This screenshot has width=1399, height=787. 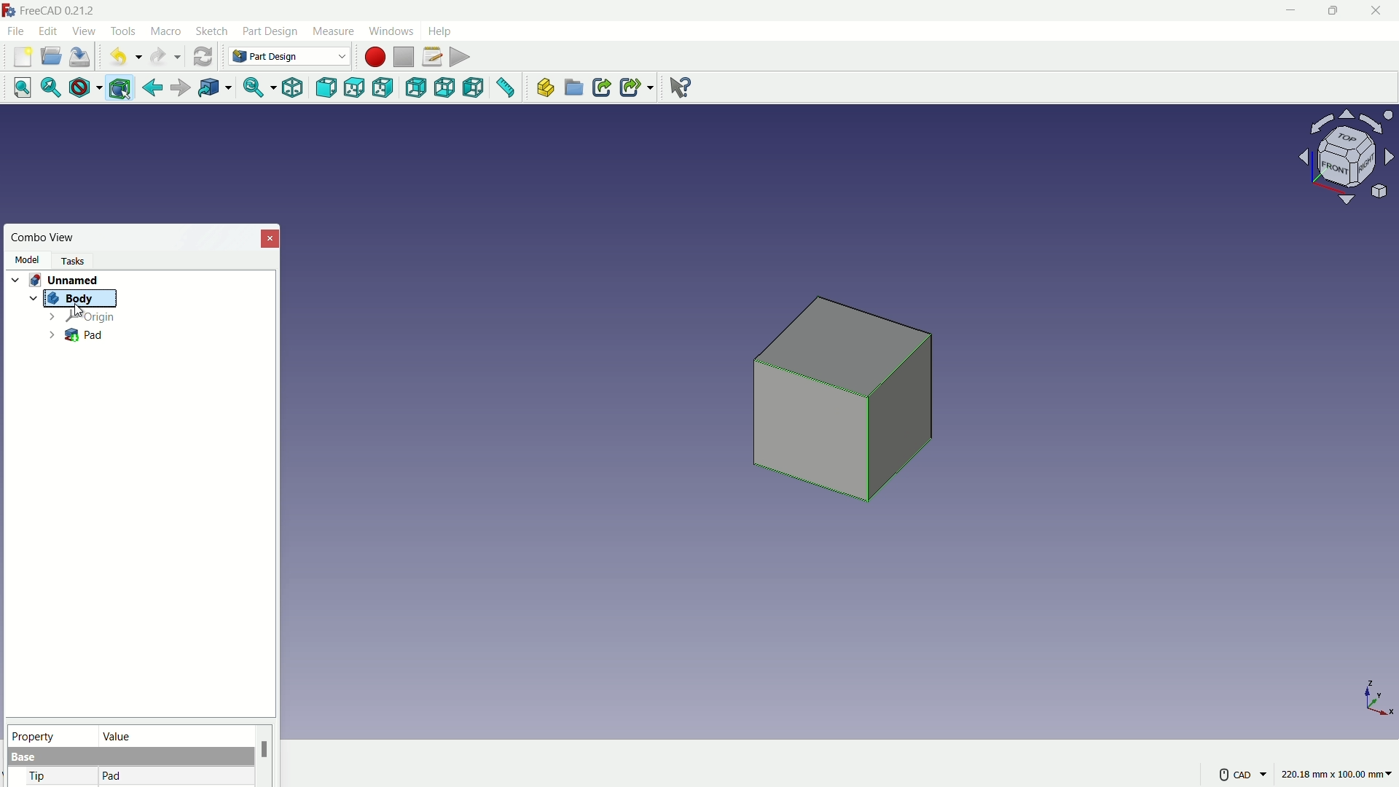 I want to click on front view, so click(x=328, y=88).